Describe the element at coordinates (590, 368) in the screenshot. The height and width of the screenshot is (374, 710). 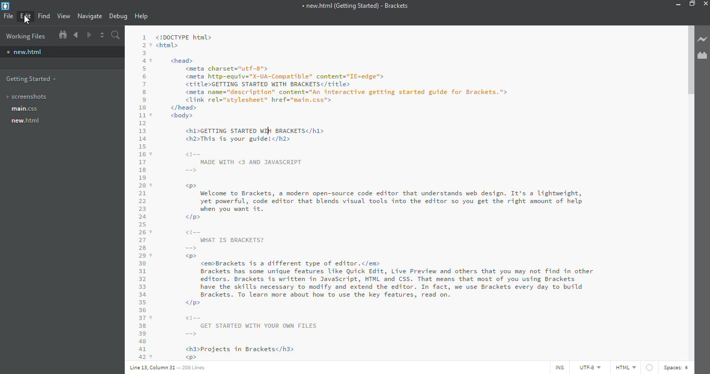
I see `utf-8` at that location.